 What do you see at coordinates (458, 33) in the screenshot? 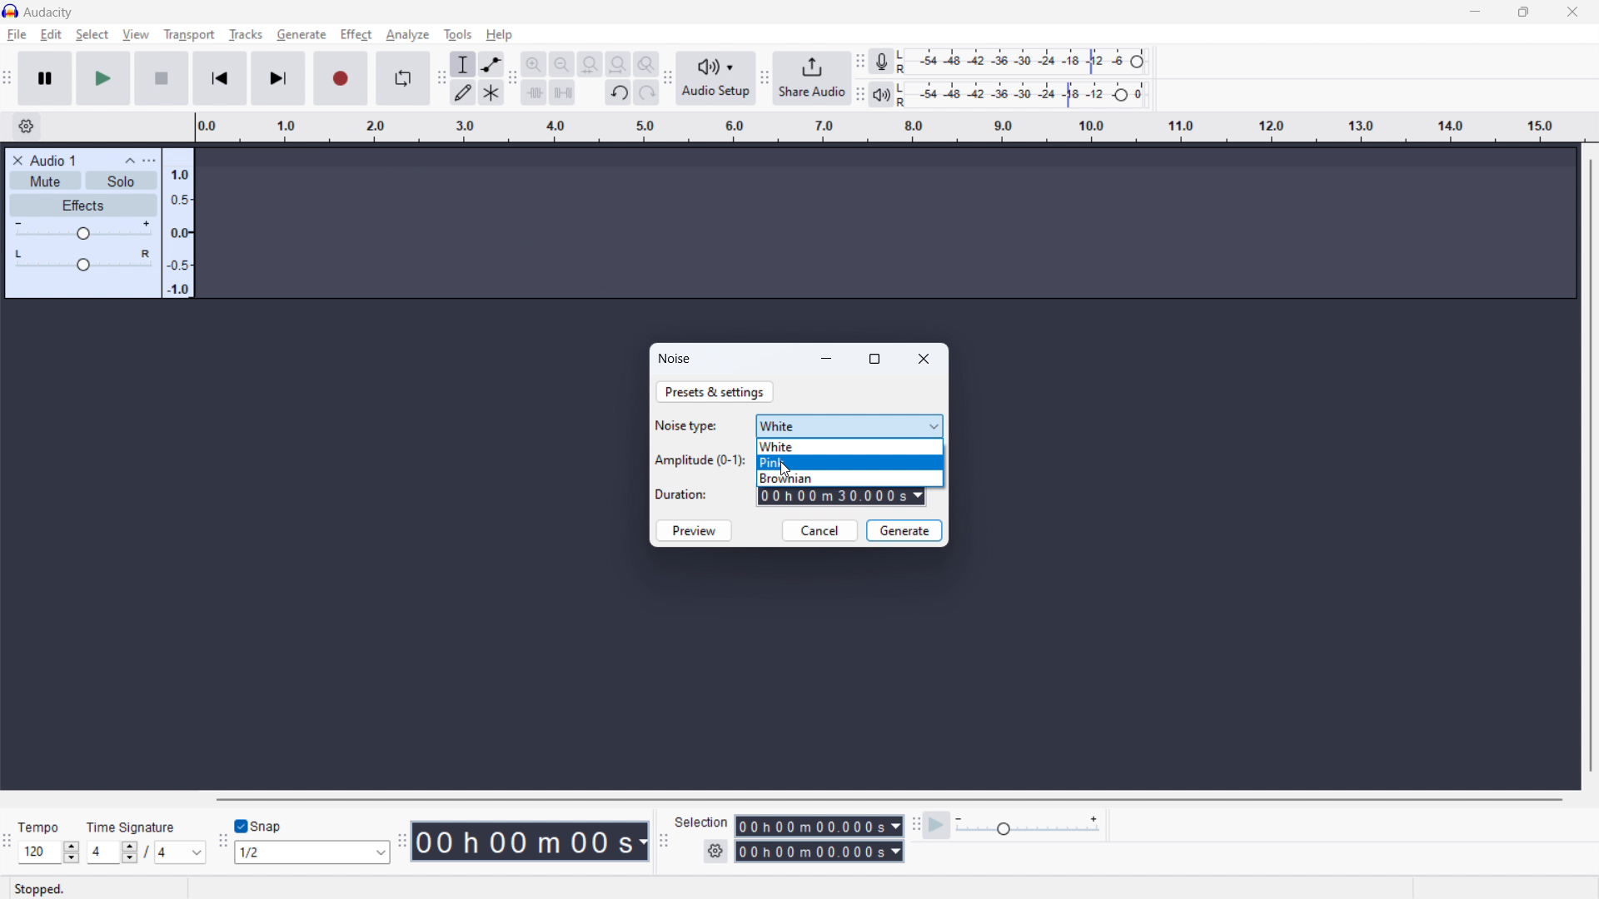
I see `tools` at bounding box center [458, 33].